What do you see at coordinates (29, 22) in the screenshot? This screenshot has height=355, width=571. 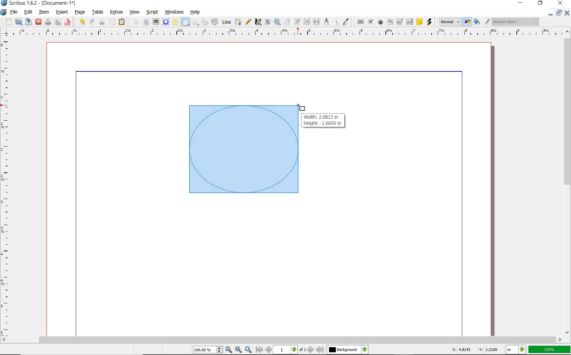 I see `SAVE` at bounding box center [29, 22].